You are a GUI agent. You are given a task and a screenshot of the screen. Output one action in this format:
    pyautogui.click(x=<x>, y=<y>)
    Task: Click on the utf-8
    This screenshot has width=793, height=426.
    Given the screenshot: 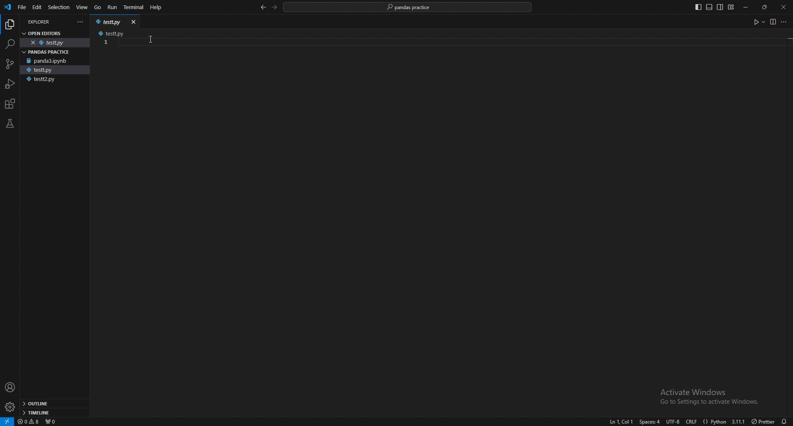 What is the action you would take?
    pyautogui.click(x=672, y=421)
    